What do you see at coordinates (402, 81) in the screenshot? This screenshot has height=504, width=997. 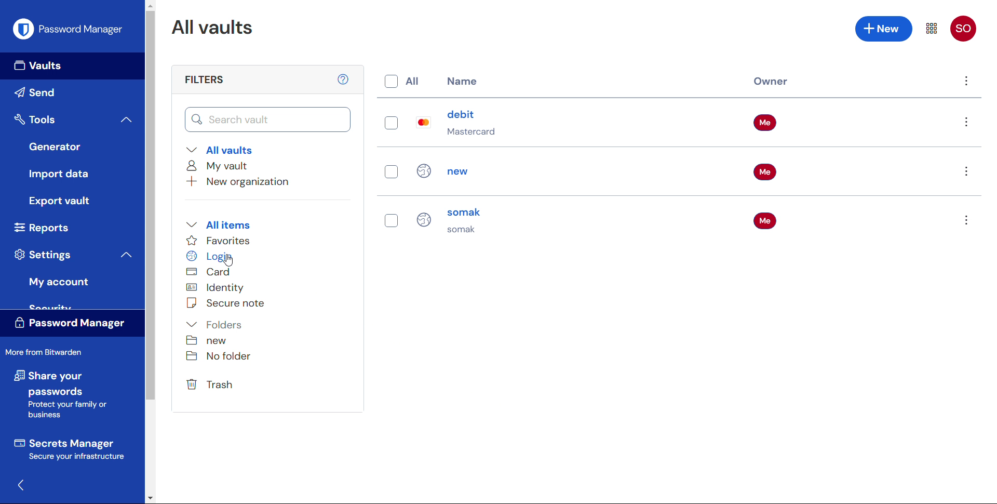 I see `Select all ` at bounding box center [402, 81].